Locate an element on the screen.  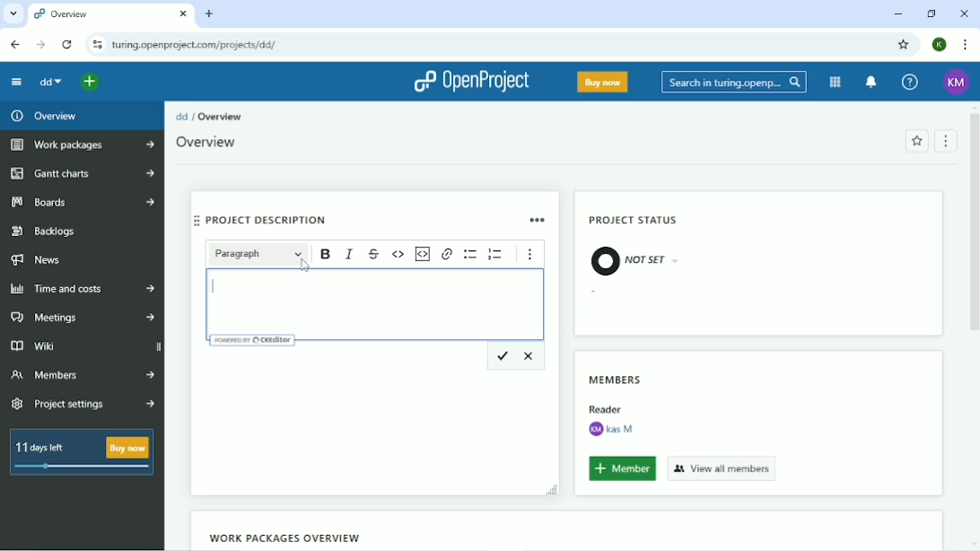
Show more items is located at coordinates (531, 256).